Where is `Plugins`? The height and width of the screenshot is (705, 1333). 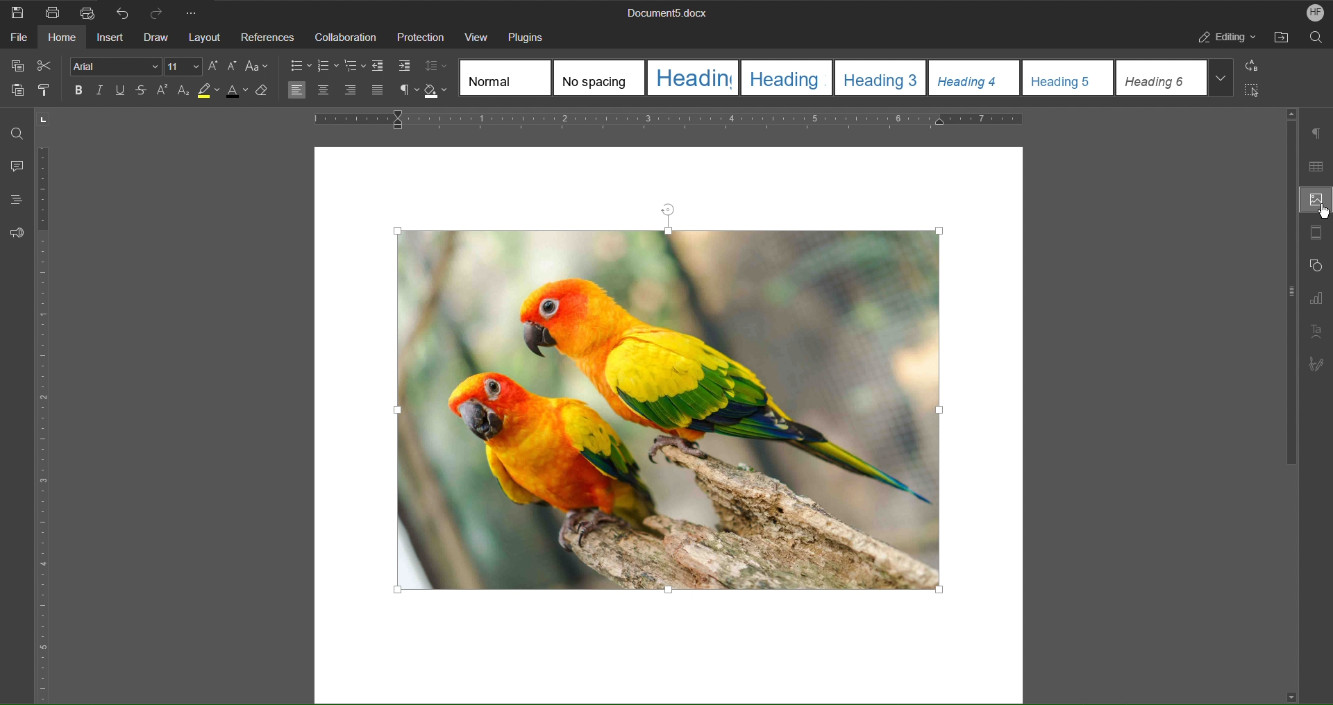
Plugins is located at coordinates (530, 36).